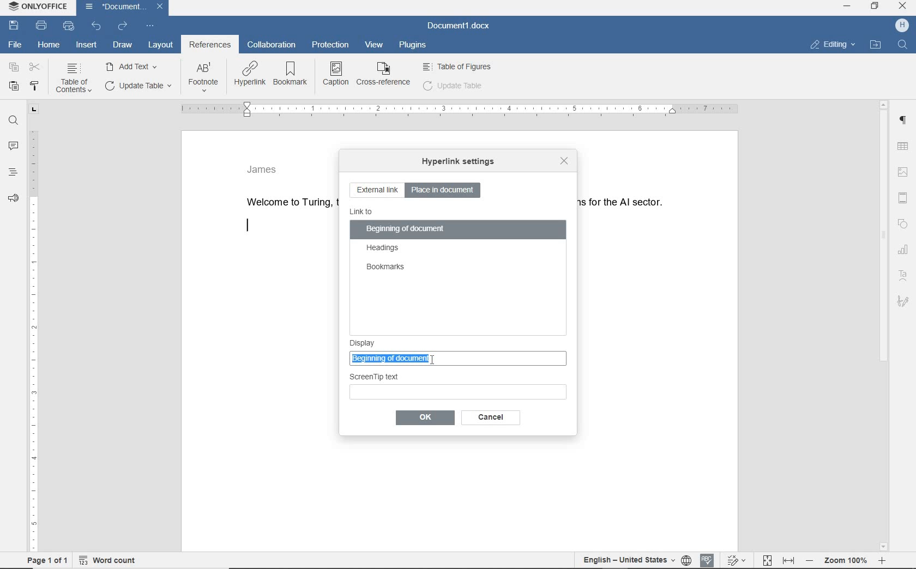  Describe the element at coordinates (210, 46) in the screenshot. I see `references` at that location.